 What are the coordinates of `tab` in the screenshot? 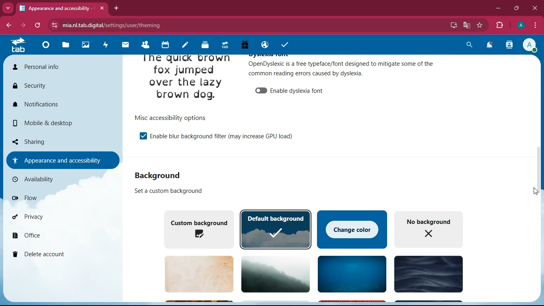 It's located at (62, 8).